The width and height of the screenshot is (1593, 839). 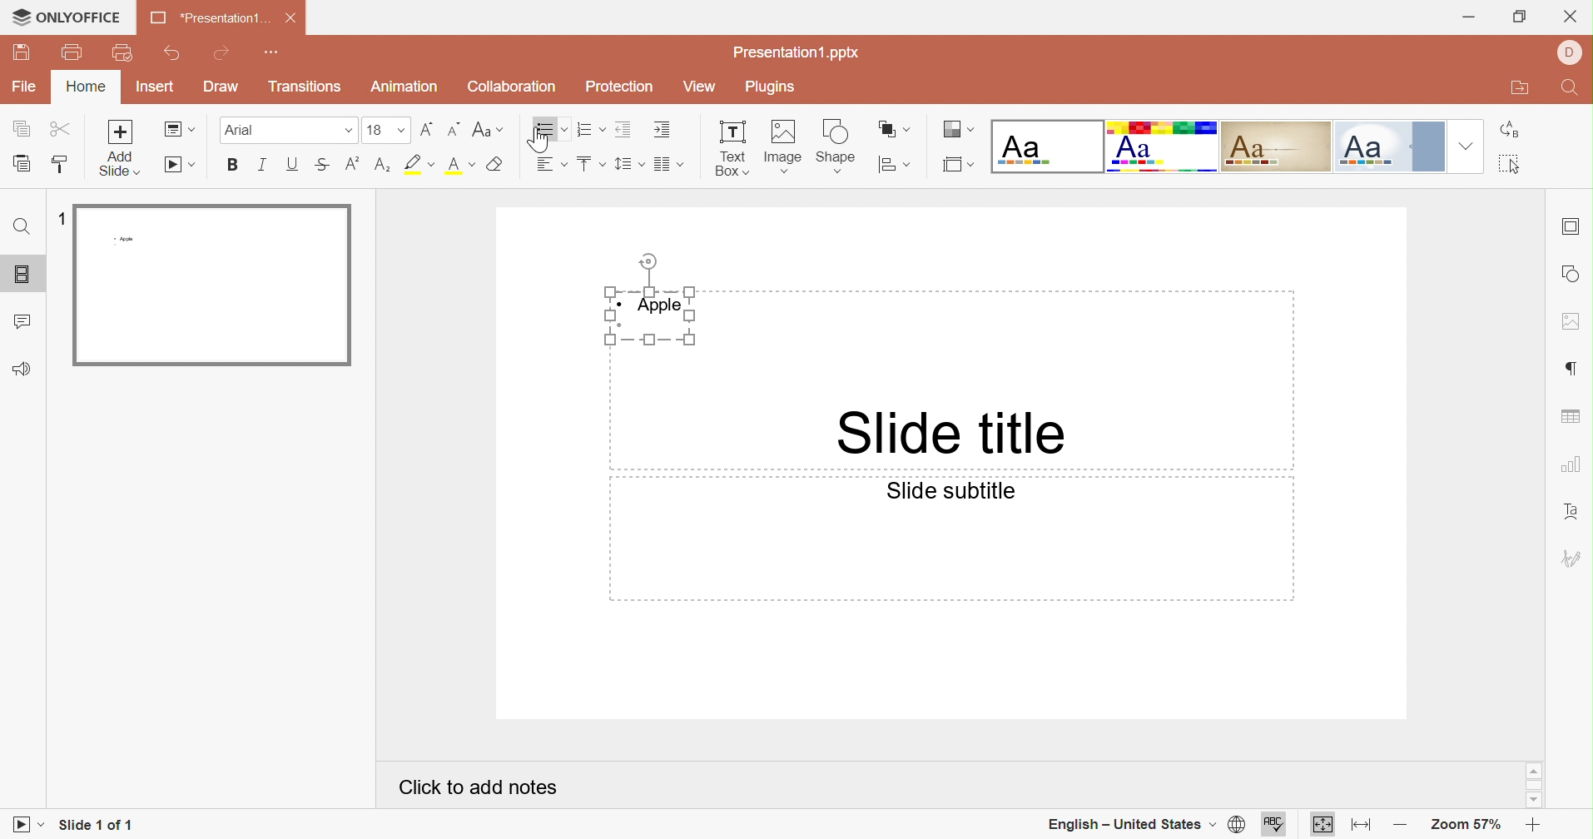 I want to click on image settings, so click(x=1573, y=318).